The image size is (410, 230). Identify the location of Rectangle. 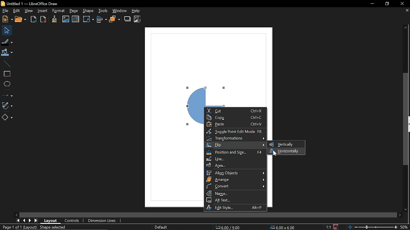
(7, 73).